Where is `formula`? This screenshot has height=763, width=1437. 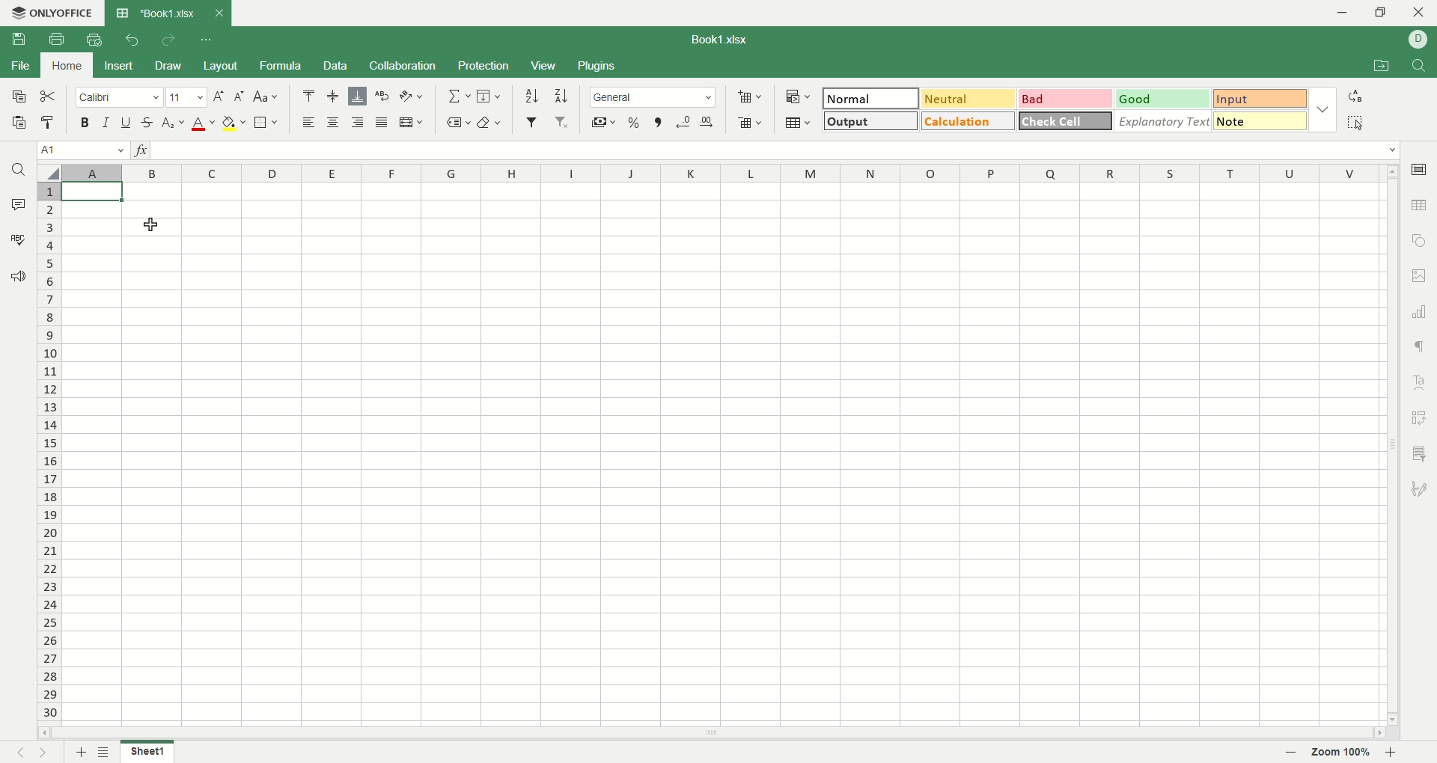
formula is located at coordinates (282, 65).